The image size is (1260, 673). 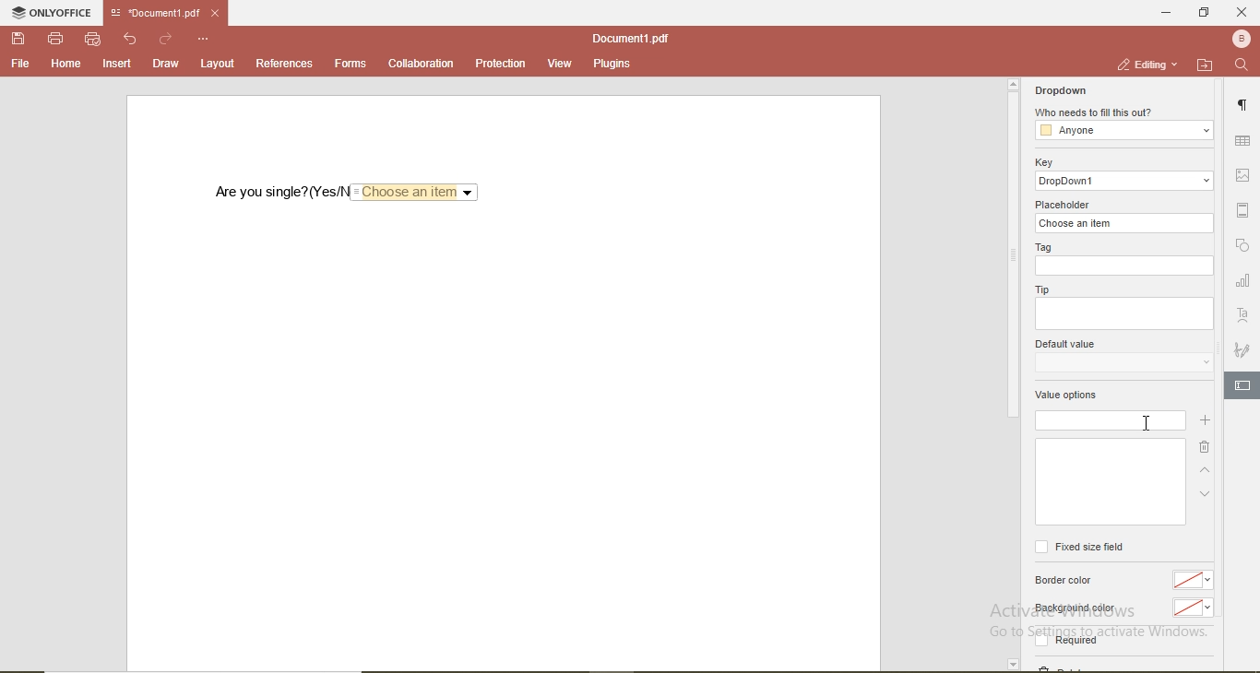 I want to click on no color, so click(x=1191, y=608).